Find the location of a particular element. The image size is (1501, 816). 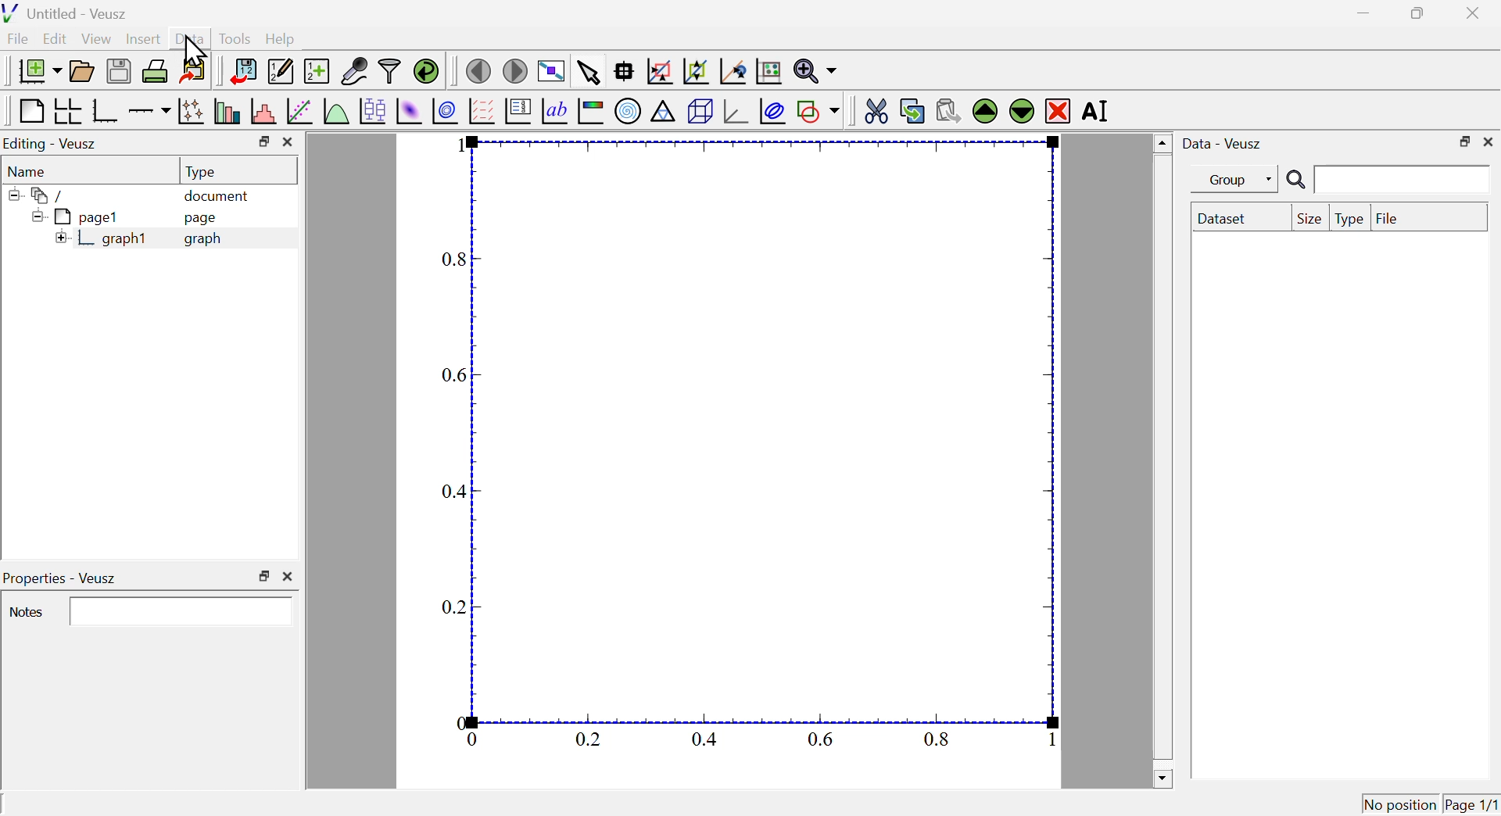

0 is located at coordinates (459, 721).